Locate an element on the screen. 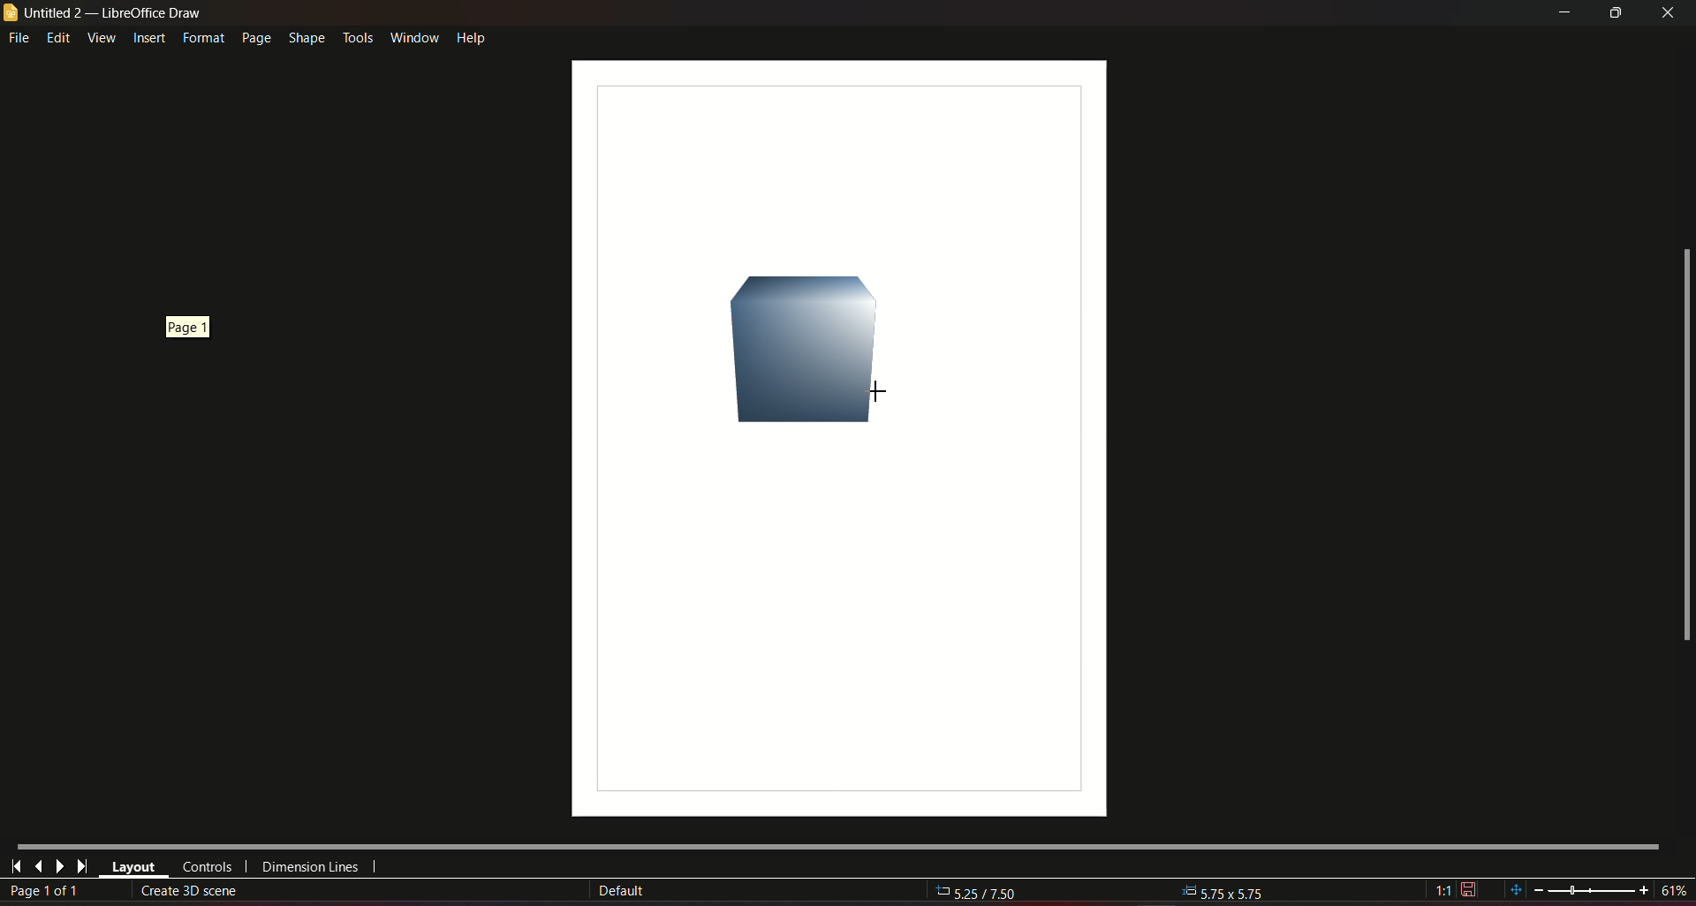  zoom is located at coordinates (1596, 891).